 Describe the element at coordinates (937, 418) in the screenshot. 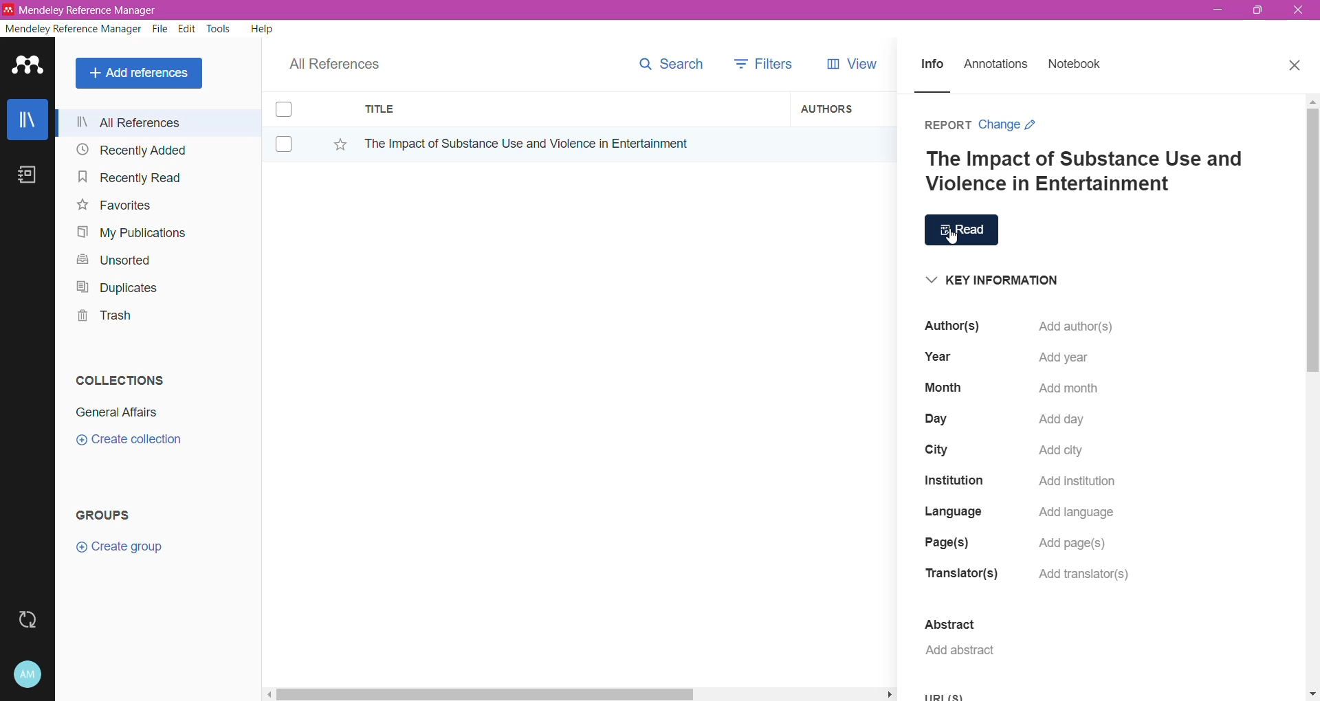

I see `Day` at that location.